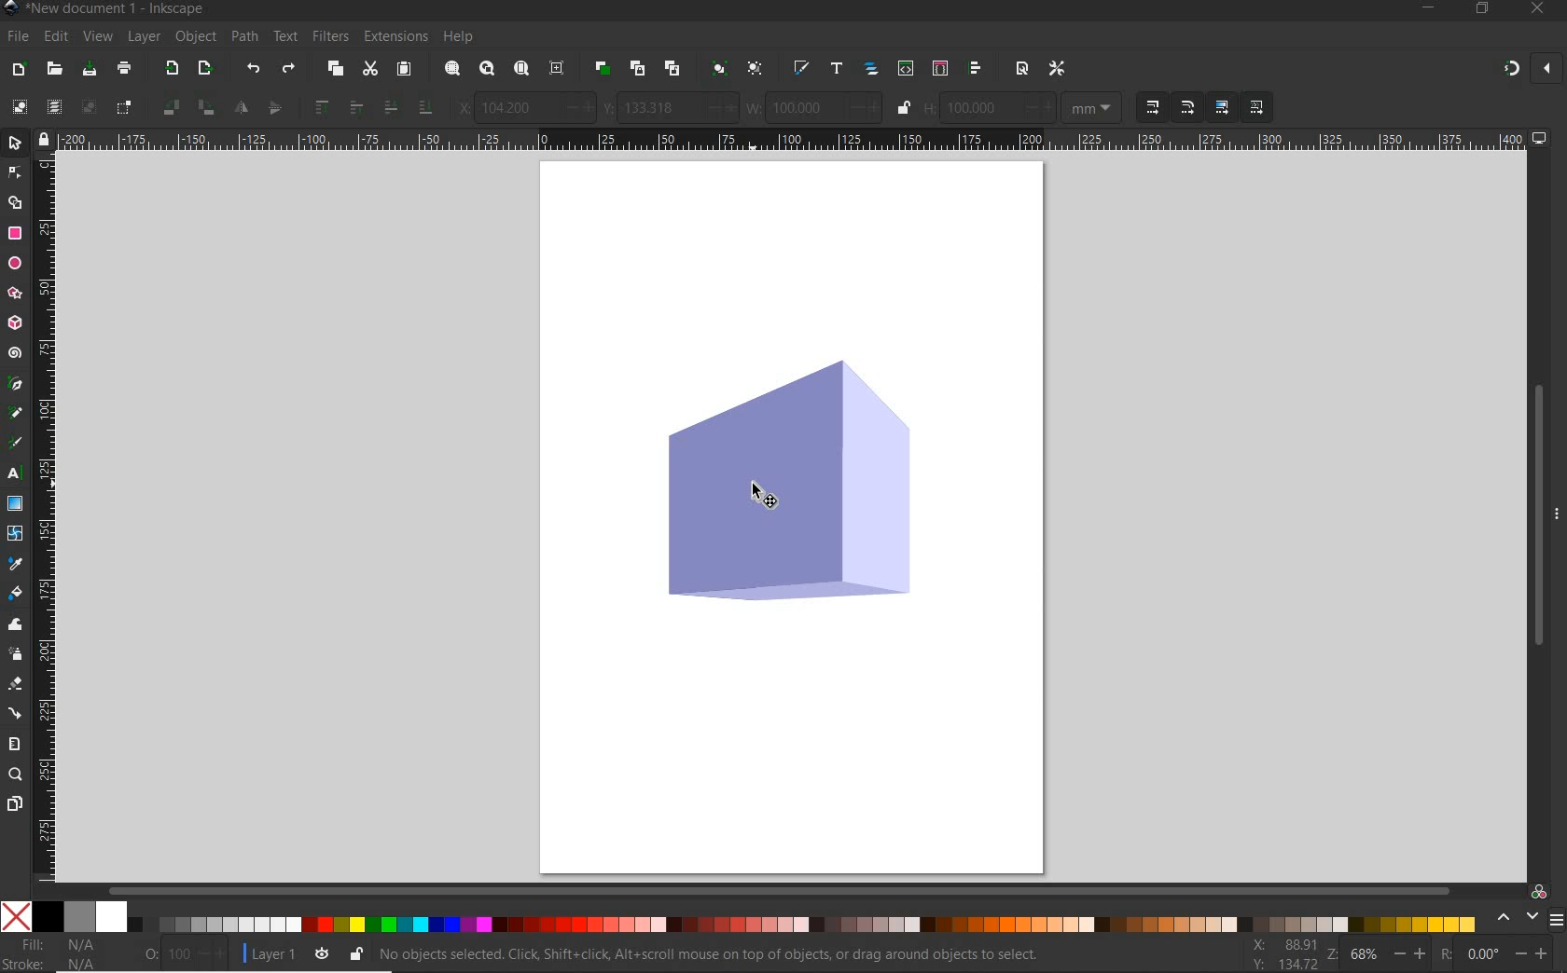 The height and width of the screenshot is (973, 1567). Describe the element at coordinates (18, 69) in the screenshot. I see `NEW` at that location.